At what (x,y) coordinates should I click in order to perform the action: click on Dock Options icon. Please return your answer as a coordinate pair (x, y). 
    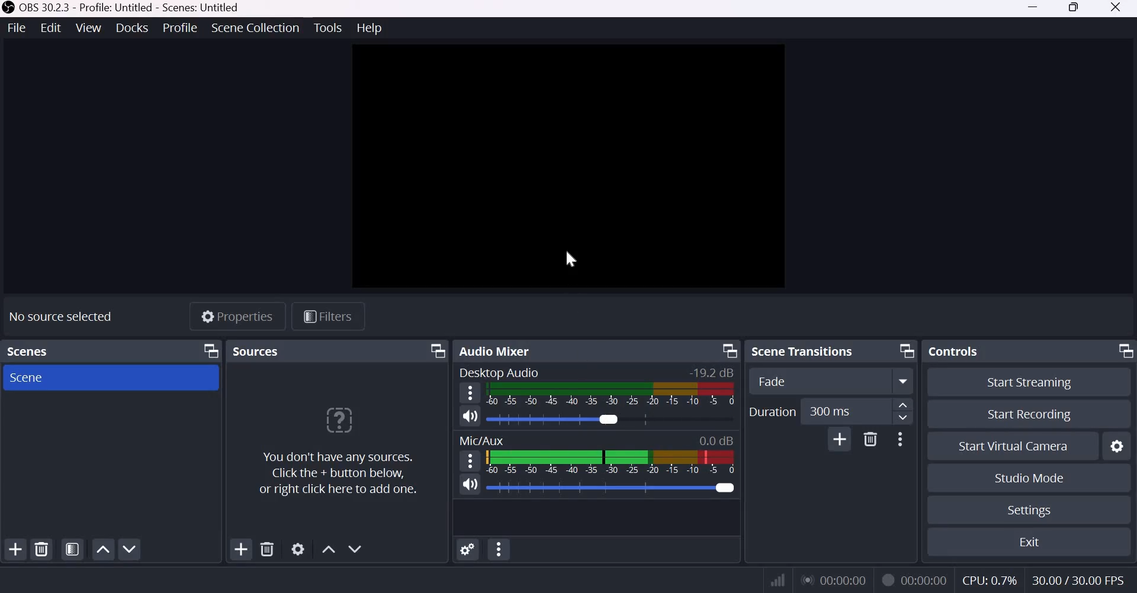
    Looking at the image, I should click on (212, 351).